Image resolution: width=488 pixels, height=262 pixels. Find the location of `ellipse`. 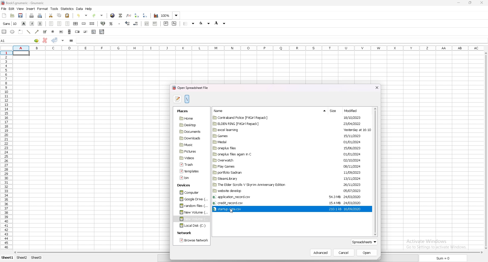

ellipse is located at coordinates (12, 32).